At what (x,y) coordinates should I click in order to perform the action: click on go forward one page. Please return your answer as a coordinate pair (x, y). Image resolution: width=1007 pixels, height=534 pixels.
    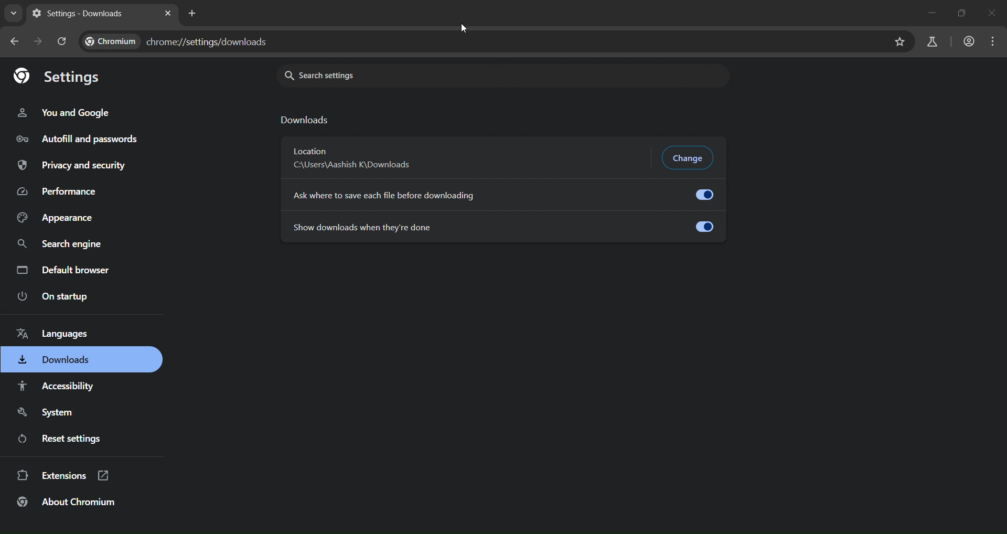
    Looking at the image, I should click on (35, 40).